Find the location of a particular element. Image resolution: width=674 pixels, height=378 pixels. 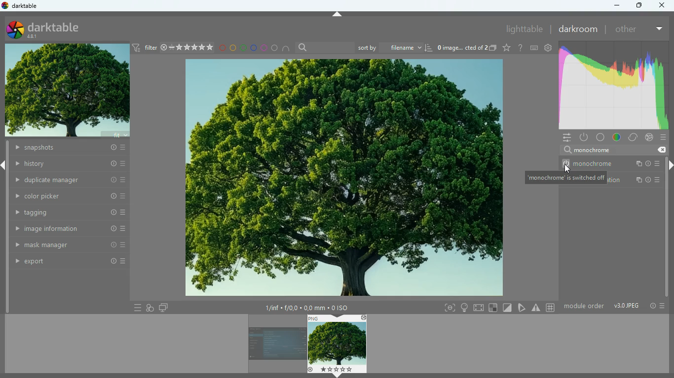

blue is located at coordinates (255, 49).